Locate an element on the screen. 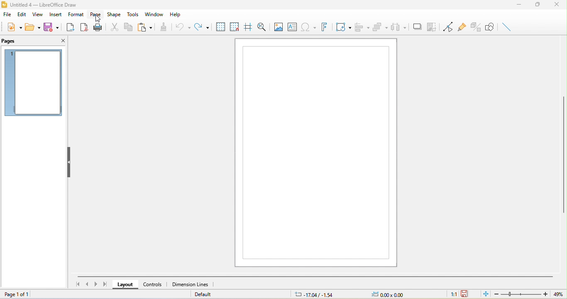 The image size is (567, 299). view is located at coordinates (39, 15).